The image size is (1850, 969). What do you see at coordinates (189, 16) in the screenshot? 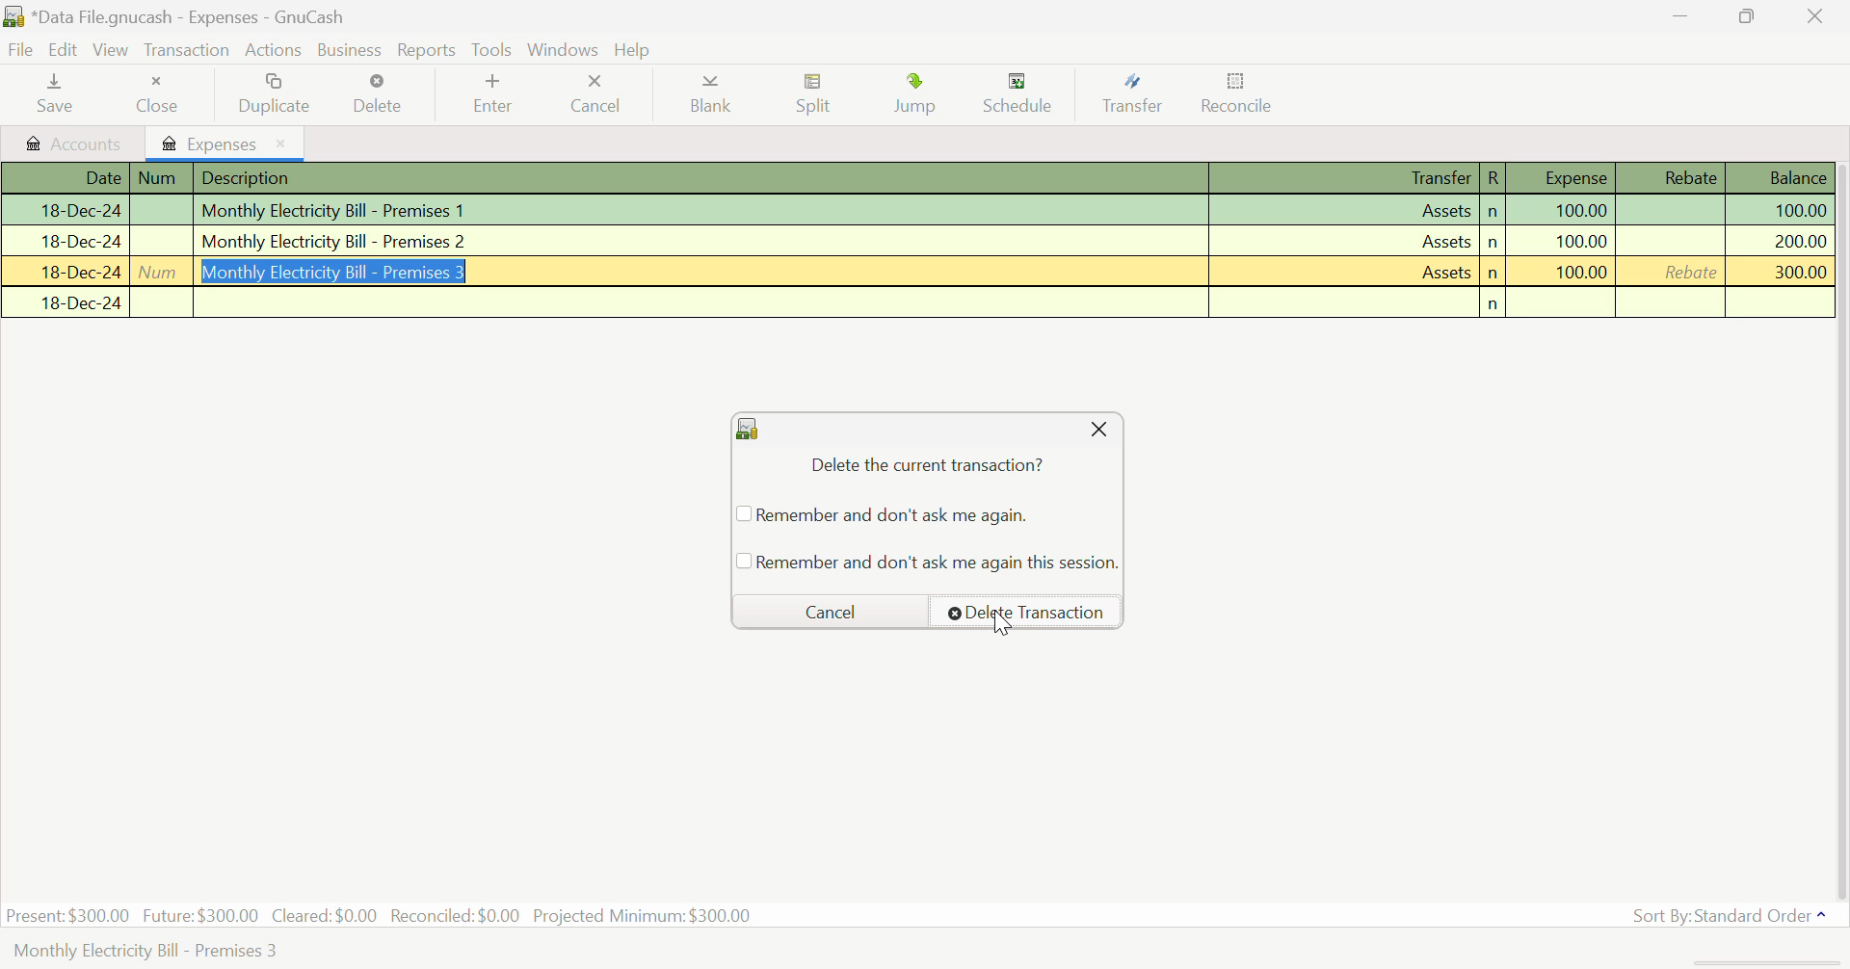
I see `*Data File.gnucash - Expenses - GnuCash` at bounding box center [189, 16].